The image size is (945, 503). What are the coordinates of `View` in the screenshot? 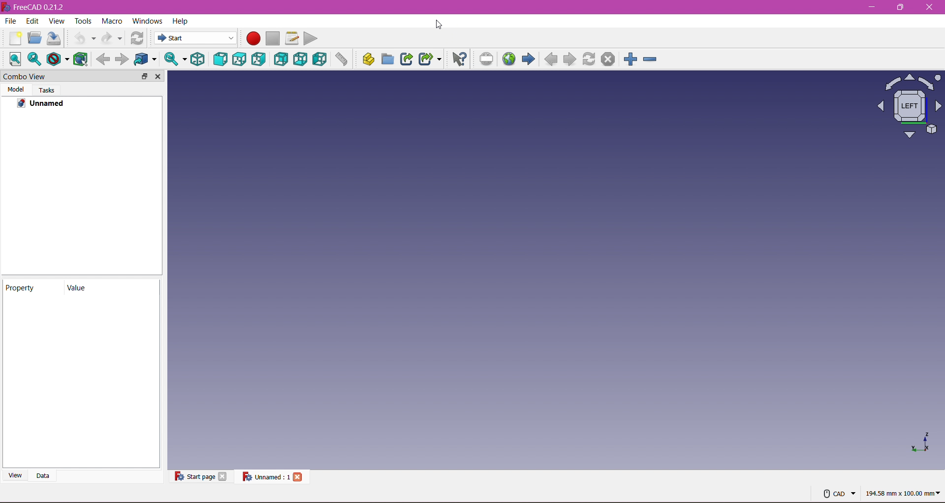 It's located at (15, 474).